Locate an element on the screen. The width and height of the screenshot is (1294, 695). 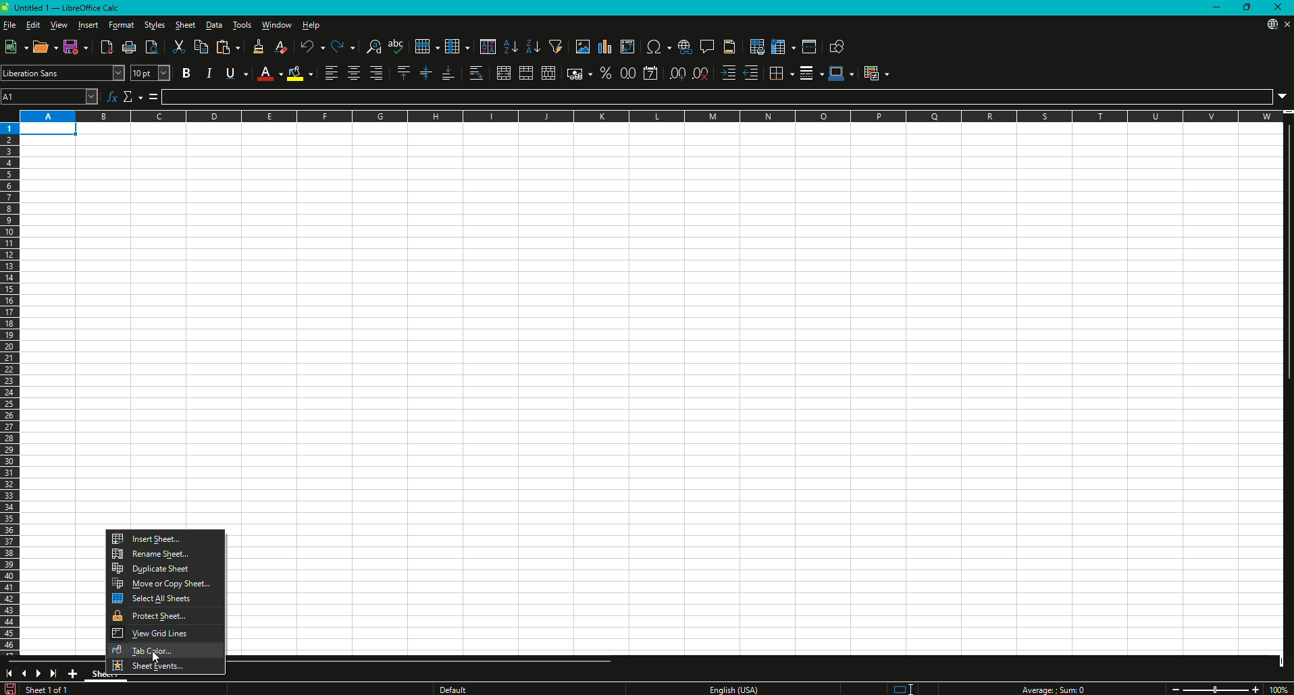
Window is located at coordinates (278, 24).